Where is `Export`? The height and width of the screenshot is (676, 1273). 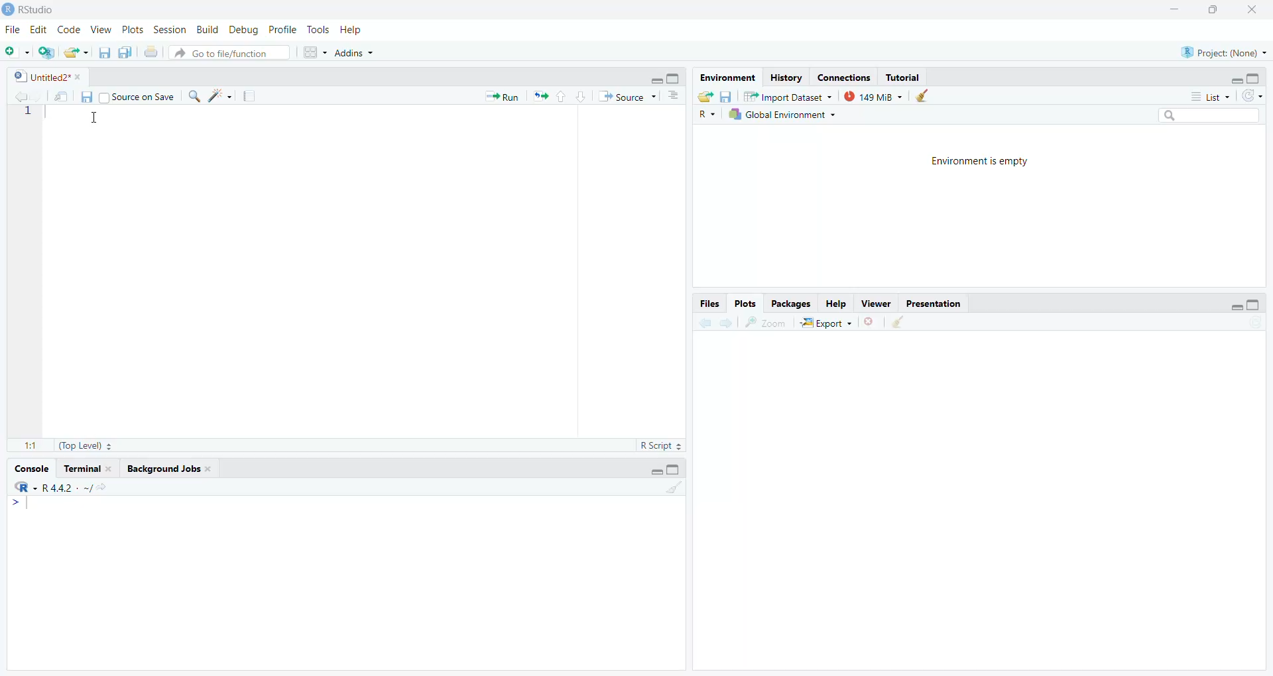
Export is located at coordinates (827, 321).